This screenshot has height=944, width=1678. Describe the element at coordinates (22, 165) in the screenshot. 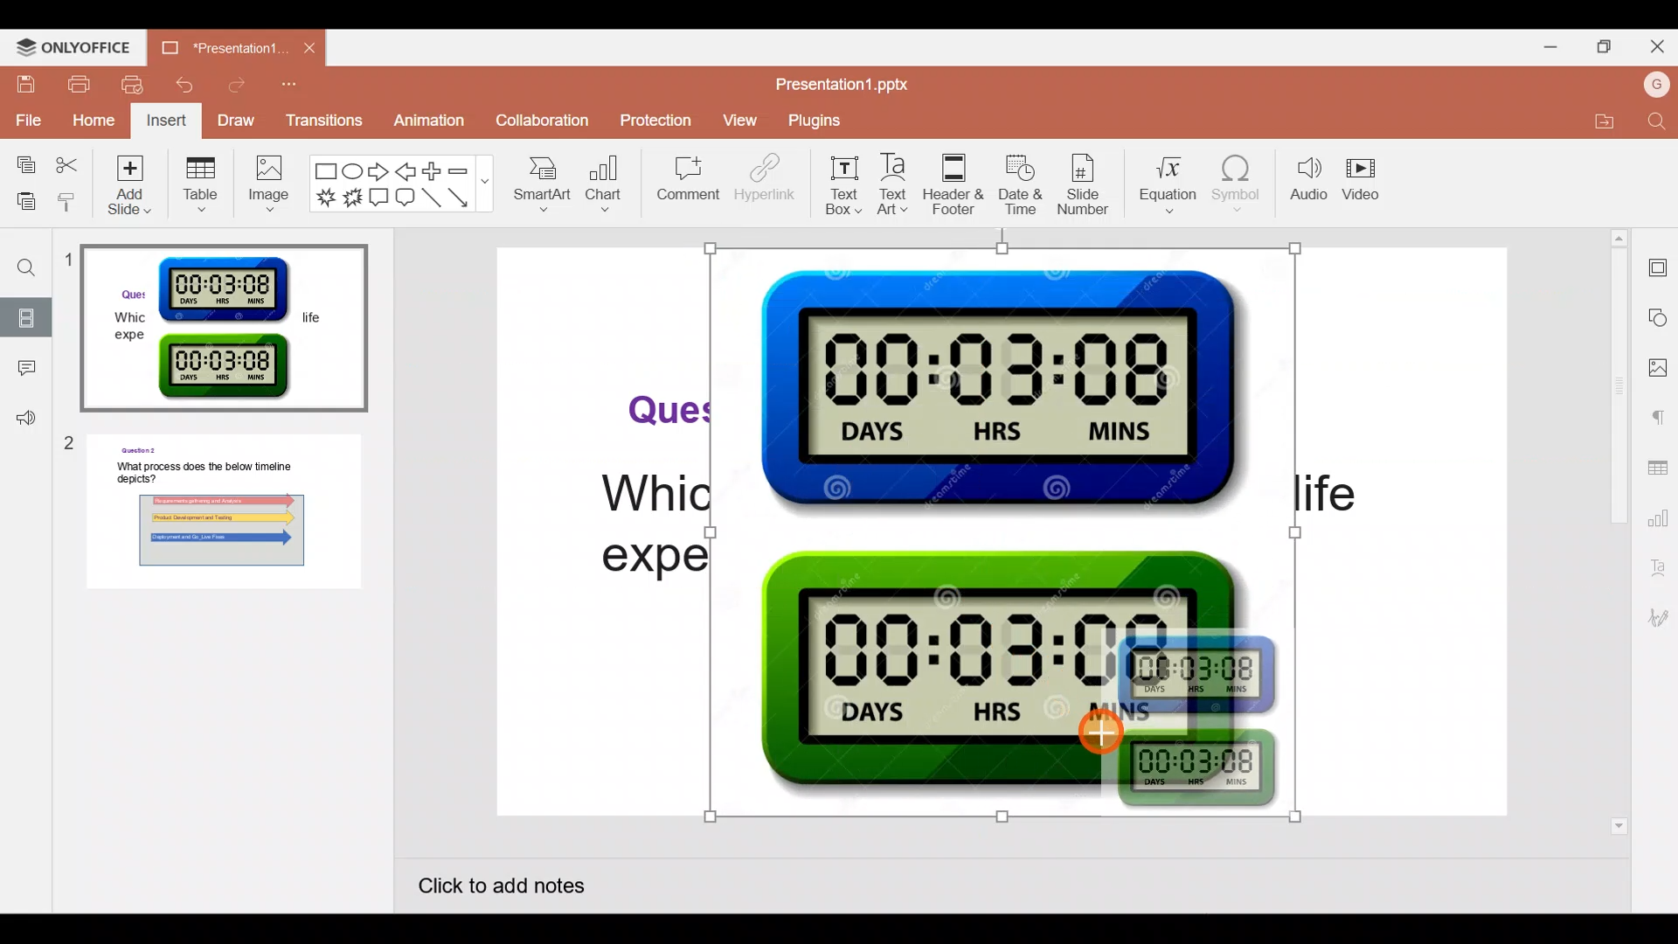

I see `Copy` at that location.